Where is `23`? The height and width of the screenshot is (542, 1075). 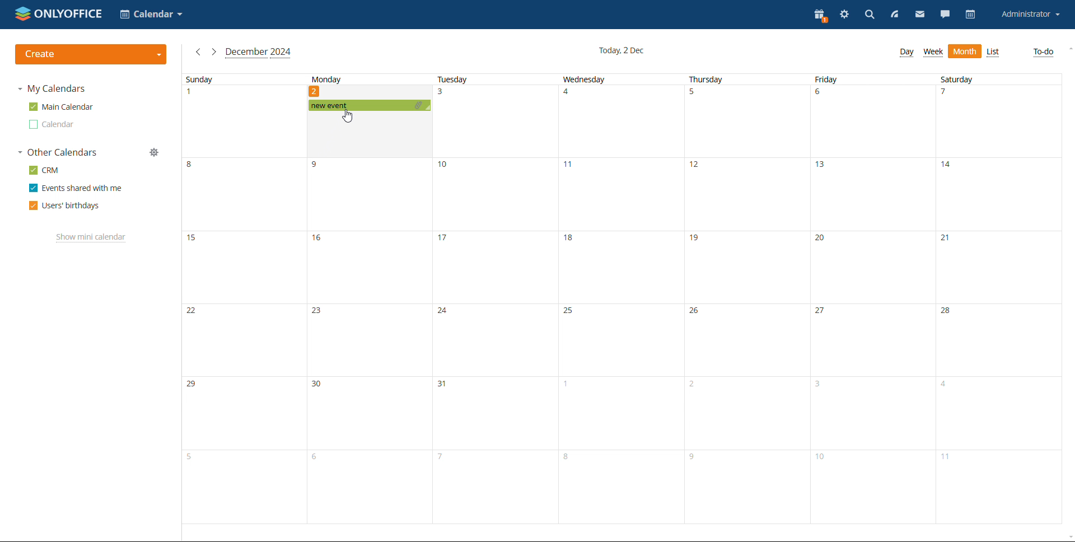
23 is located at coordinates (319, 313).